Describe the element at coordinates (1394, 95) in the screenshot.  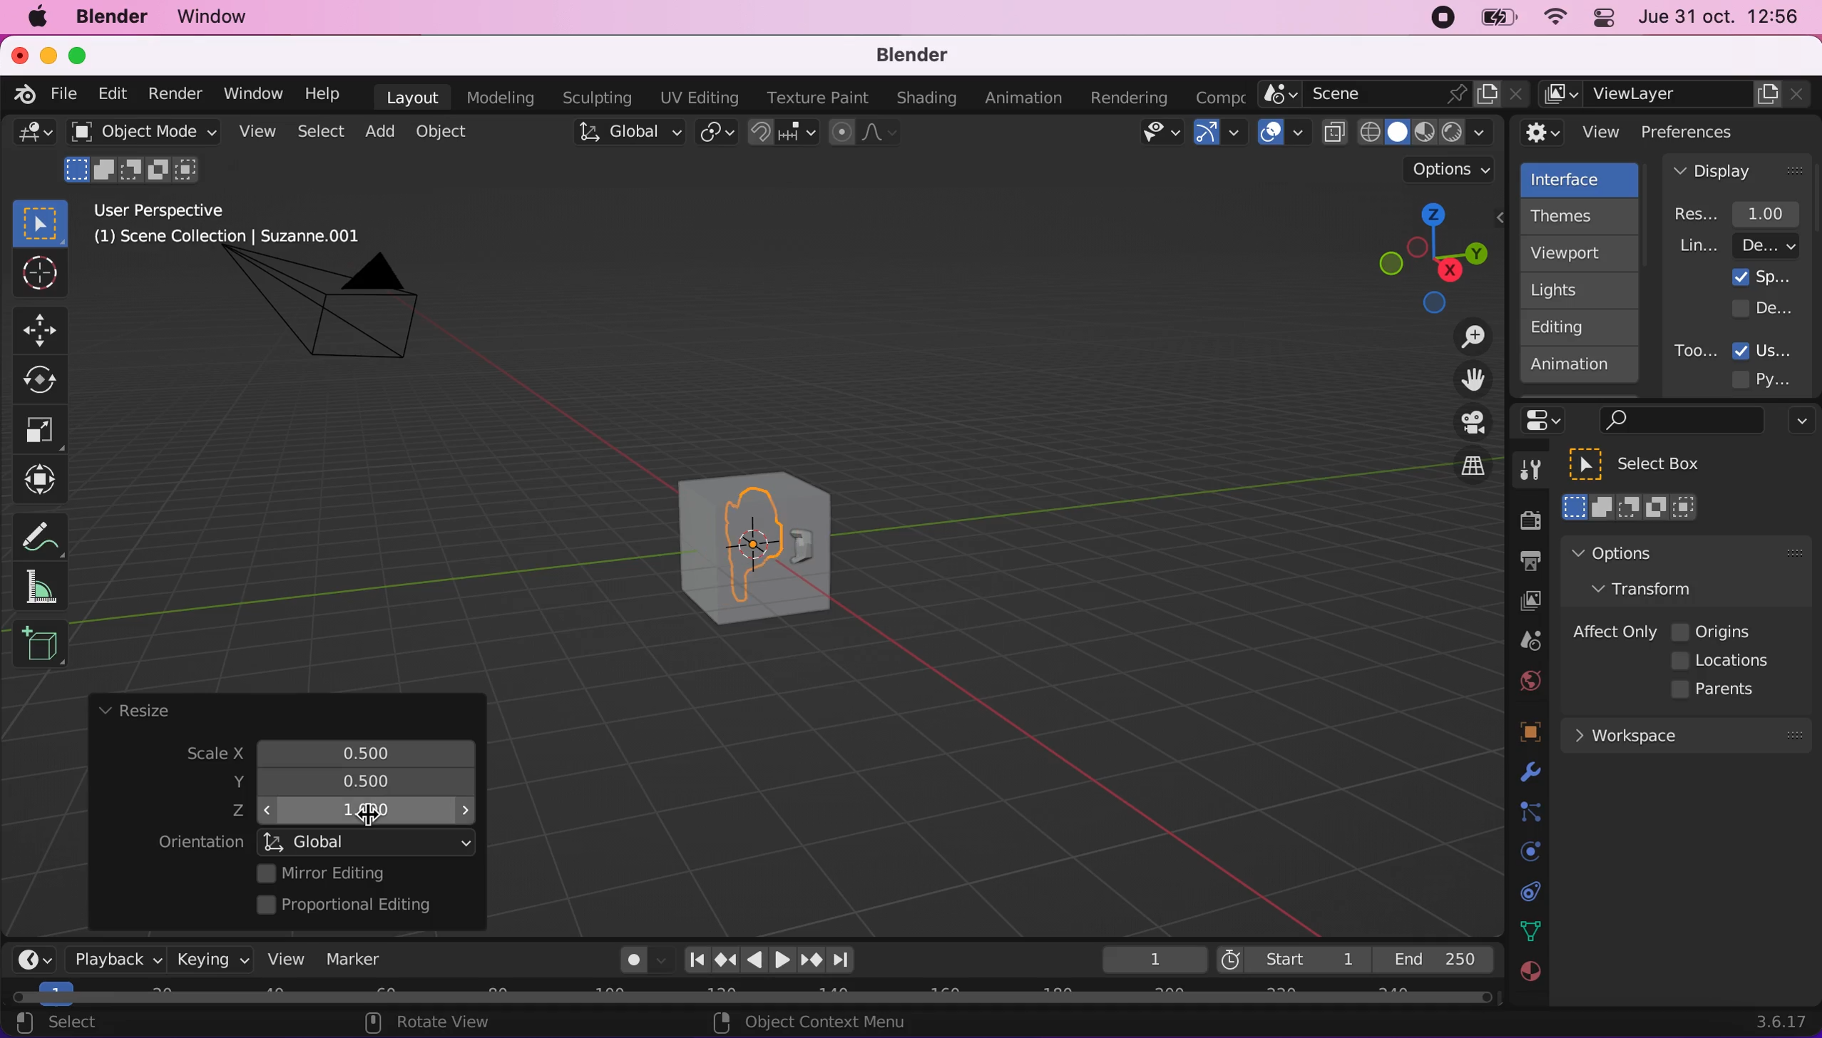
I see `scene` at that location.